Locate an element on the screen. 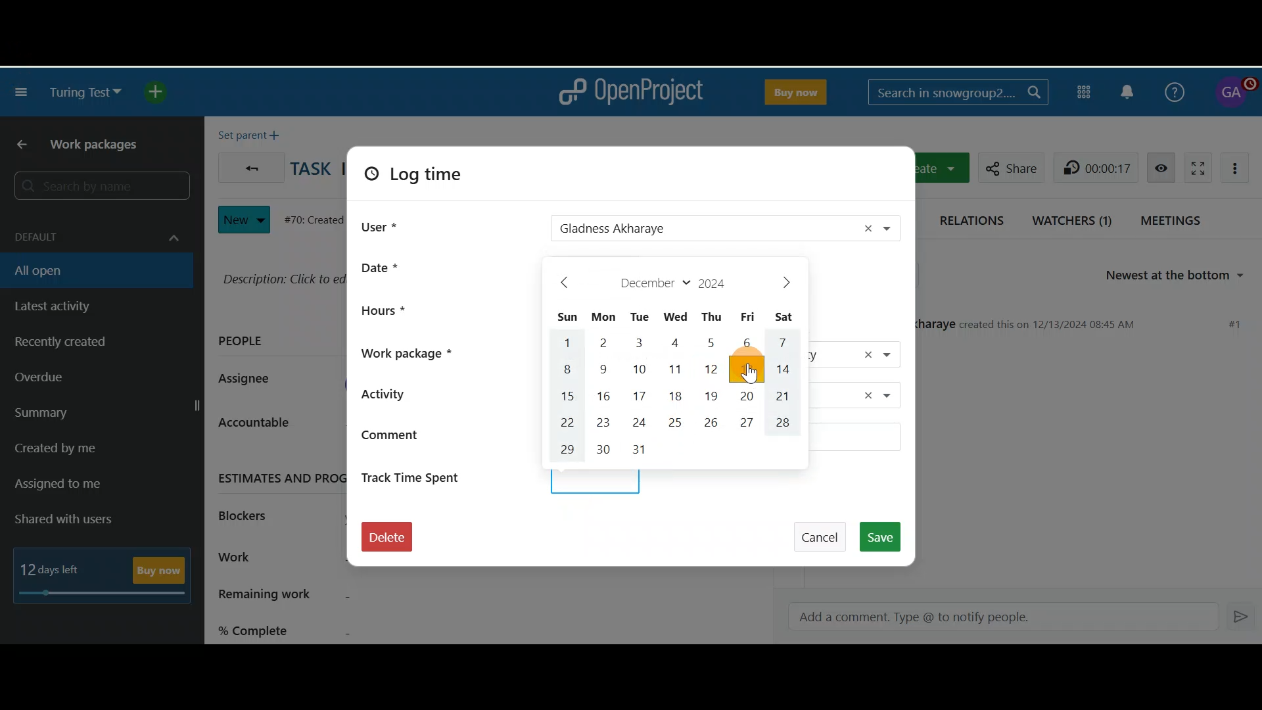  Notification centre is located at coordinates (1129, 91).